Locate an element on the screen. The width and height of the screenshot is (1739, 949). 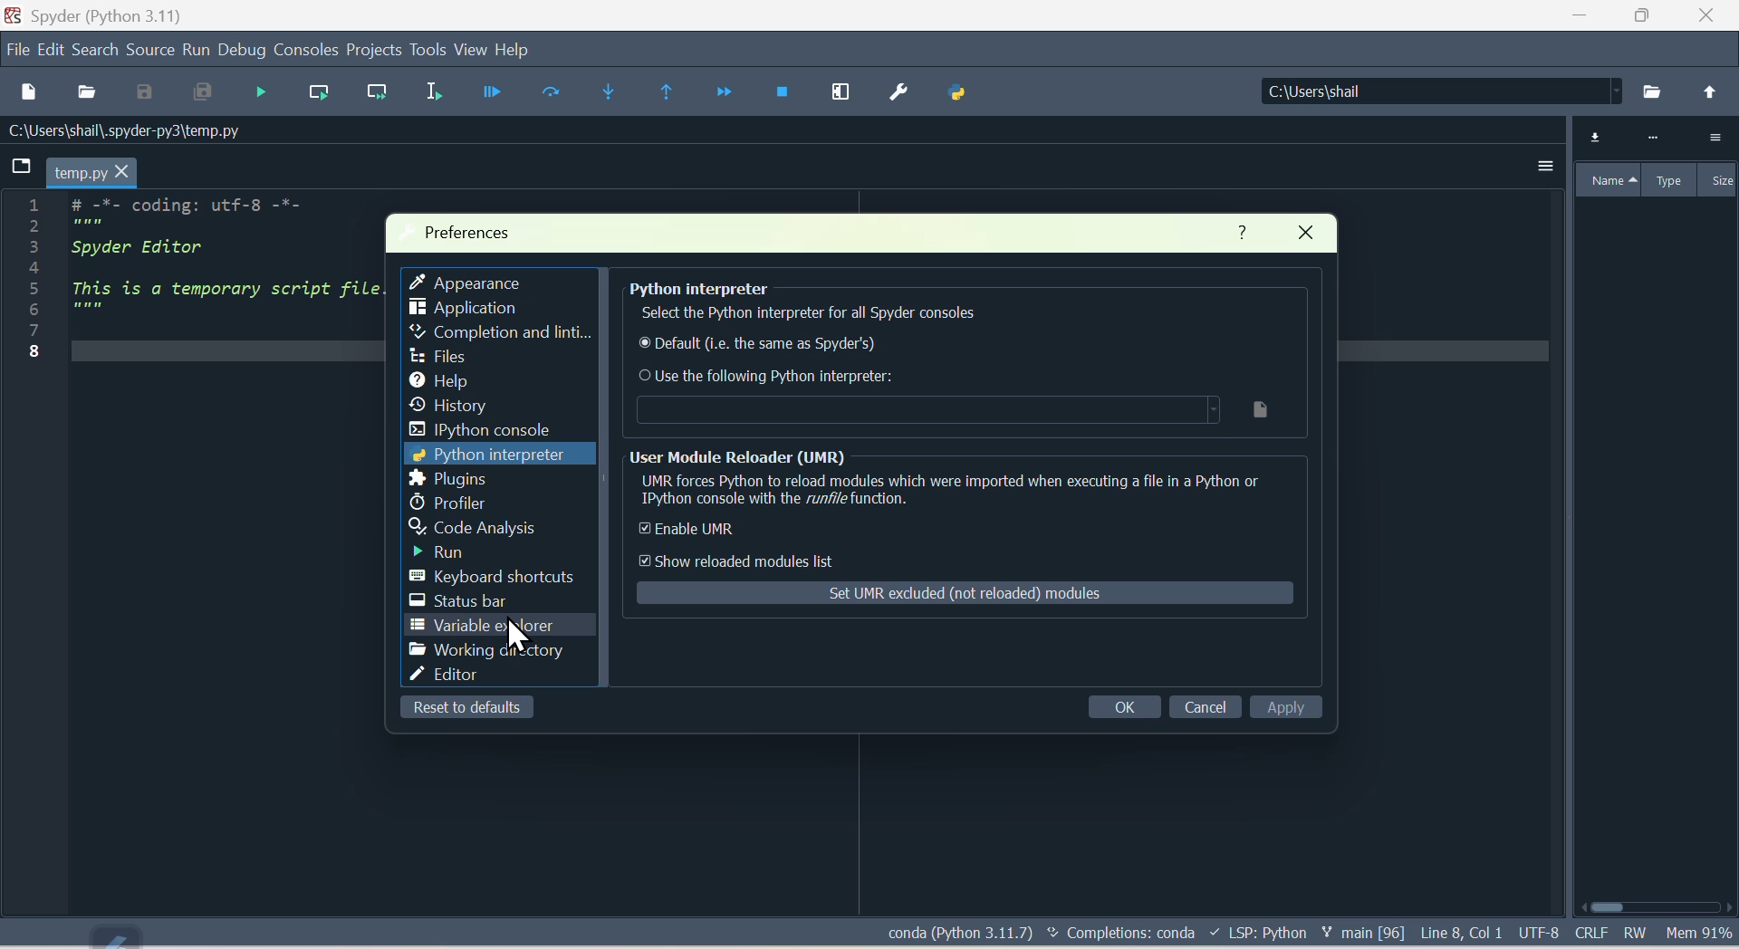
Continue execution until same function arrives is located at coordinates (661, 95).